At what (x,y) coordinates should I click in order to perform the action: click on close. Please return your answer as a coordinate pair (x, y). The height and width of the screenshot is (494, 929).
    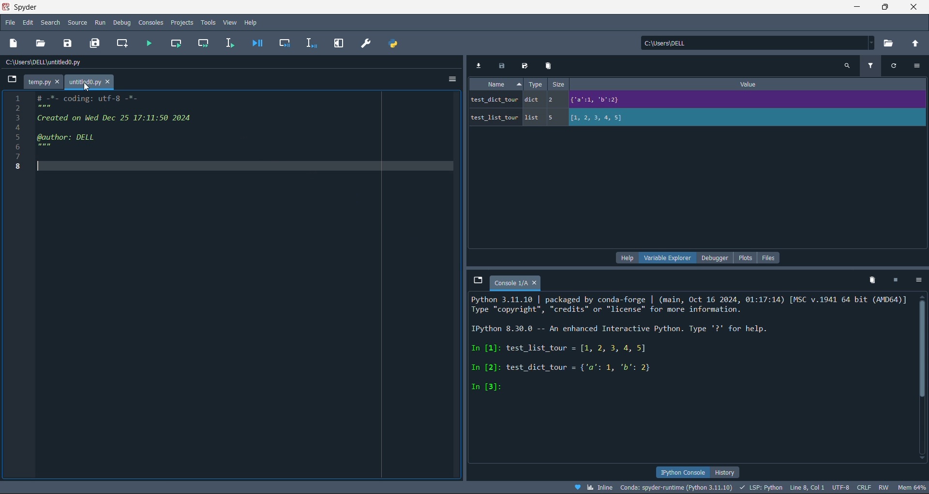
    Looking at the image, I should click on (913, 7).